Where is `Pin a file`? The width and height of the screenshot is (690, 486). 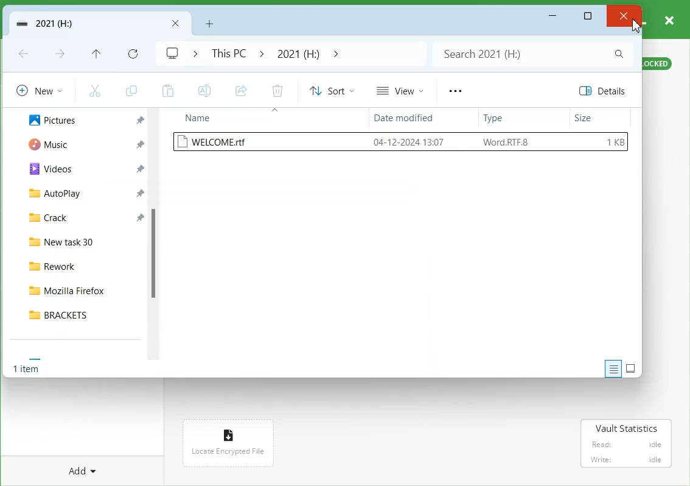
Pin a file is located at coordinates (141, 191).